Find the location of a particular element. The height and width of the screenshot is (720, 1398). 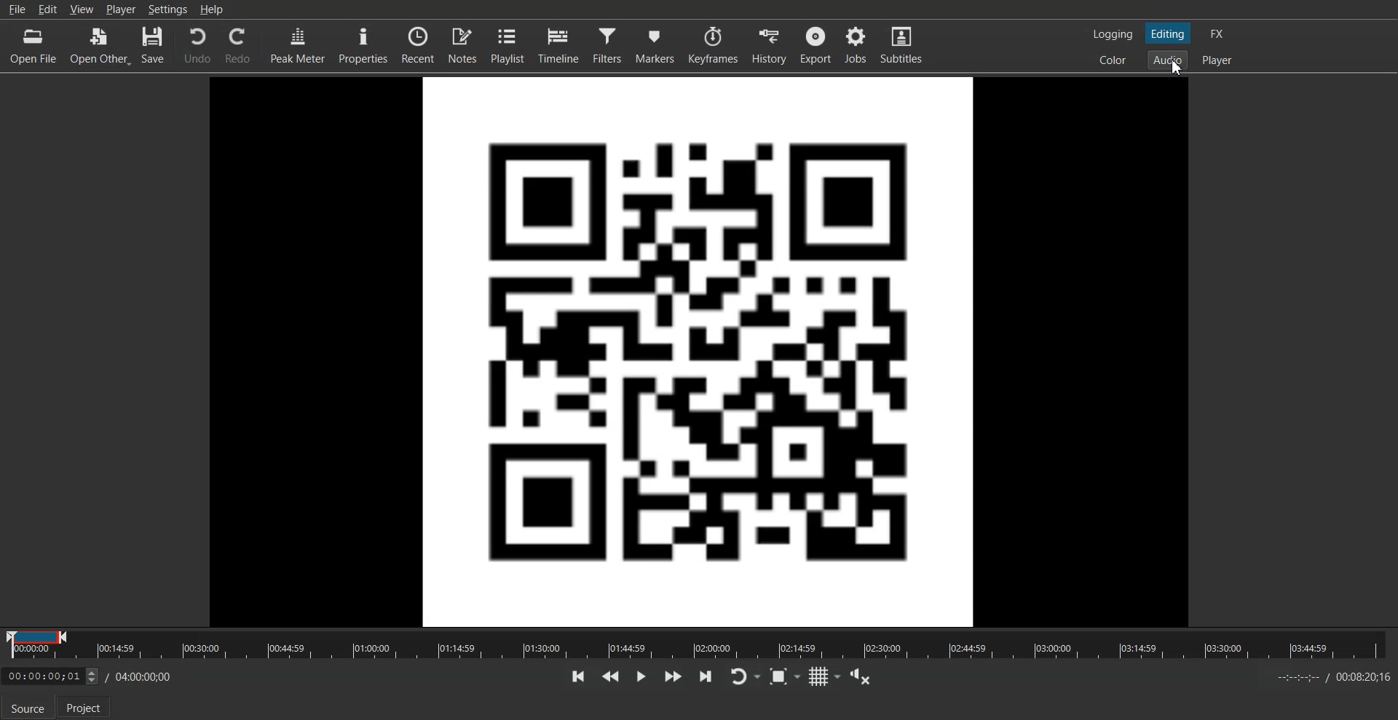

Undo is located at coordinates (199, 46).